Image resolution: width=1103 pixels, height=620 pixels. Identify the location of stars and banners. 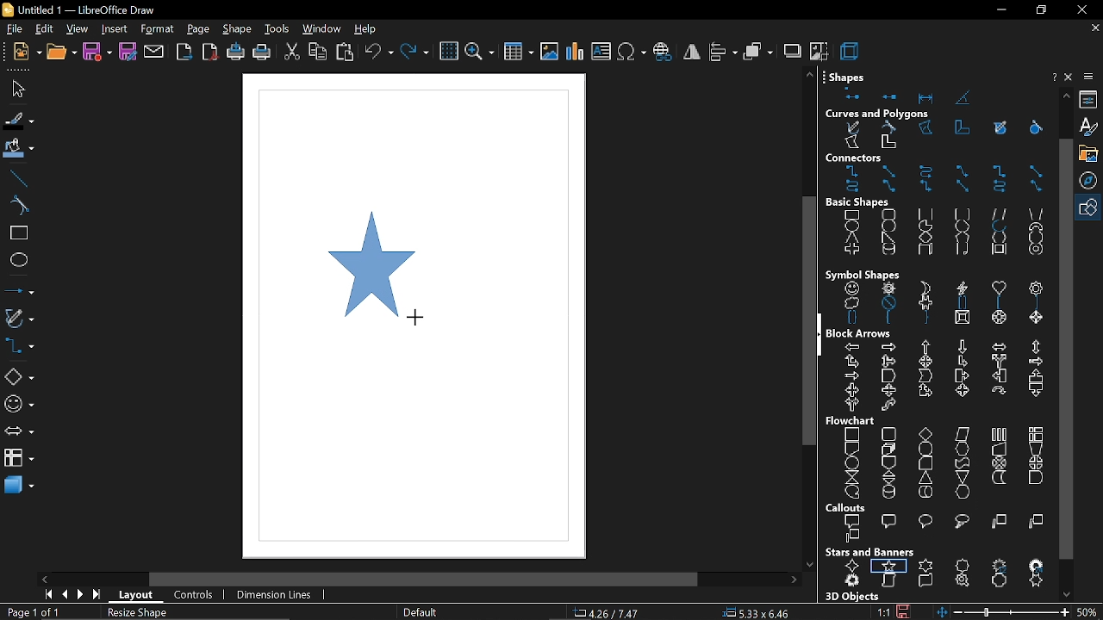
(871, 552).